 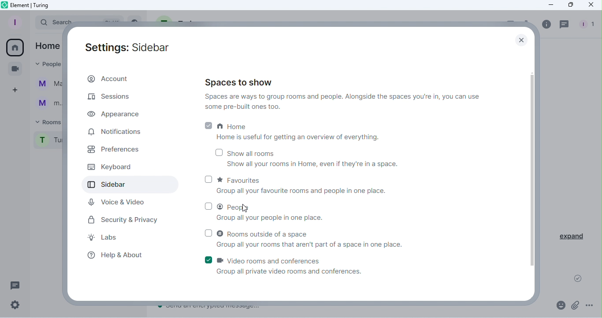 What do you see at coordinates (301, 158) in the screenshot?
I see `Show all rooms` at bounding box center [301, 158].